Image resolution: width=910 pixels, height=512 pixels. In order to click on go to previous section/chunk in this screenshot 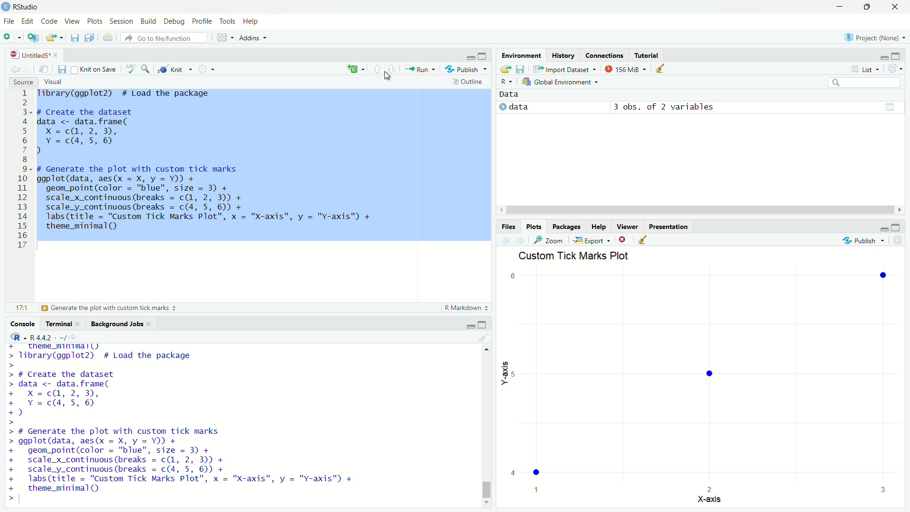, I will do `click(376, 69)`.